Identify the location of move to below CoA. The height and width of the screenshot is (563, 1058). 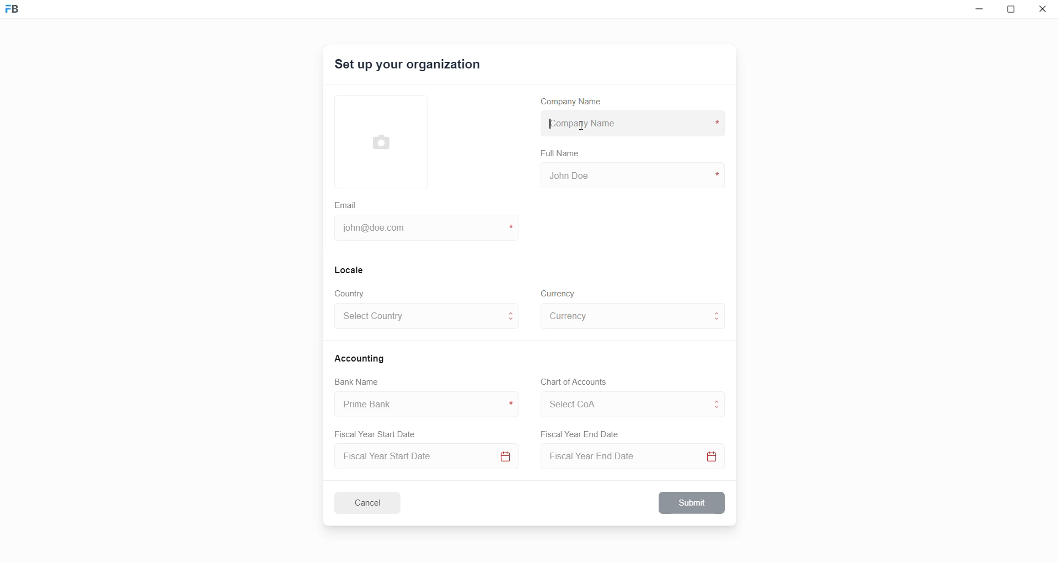
(718, 410).